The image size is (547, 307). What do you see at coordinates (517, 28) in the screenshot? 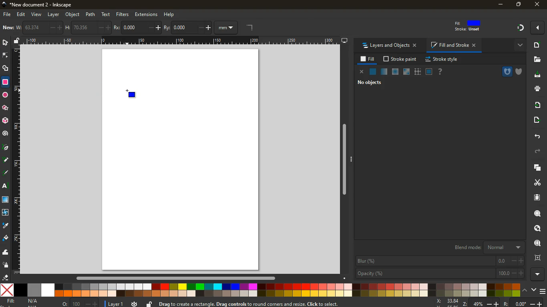
I see `` at bounding box center [517, 28].